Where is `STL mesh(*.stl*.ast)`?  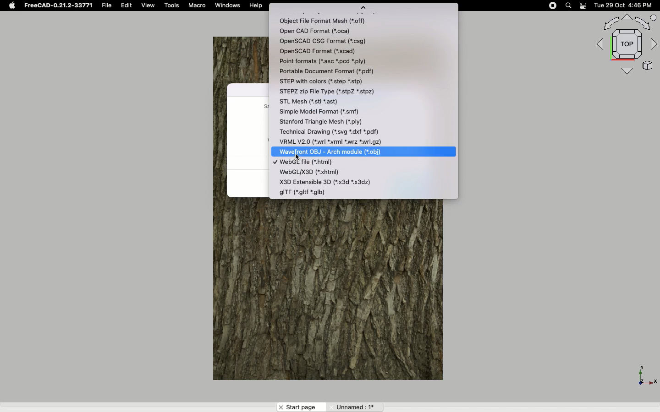
STL mesh(*.stl*.ast) is located at coordinates (313, 101).